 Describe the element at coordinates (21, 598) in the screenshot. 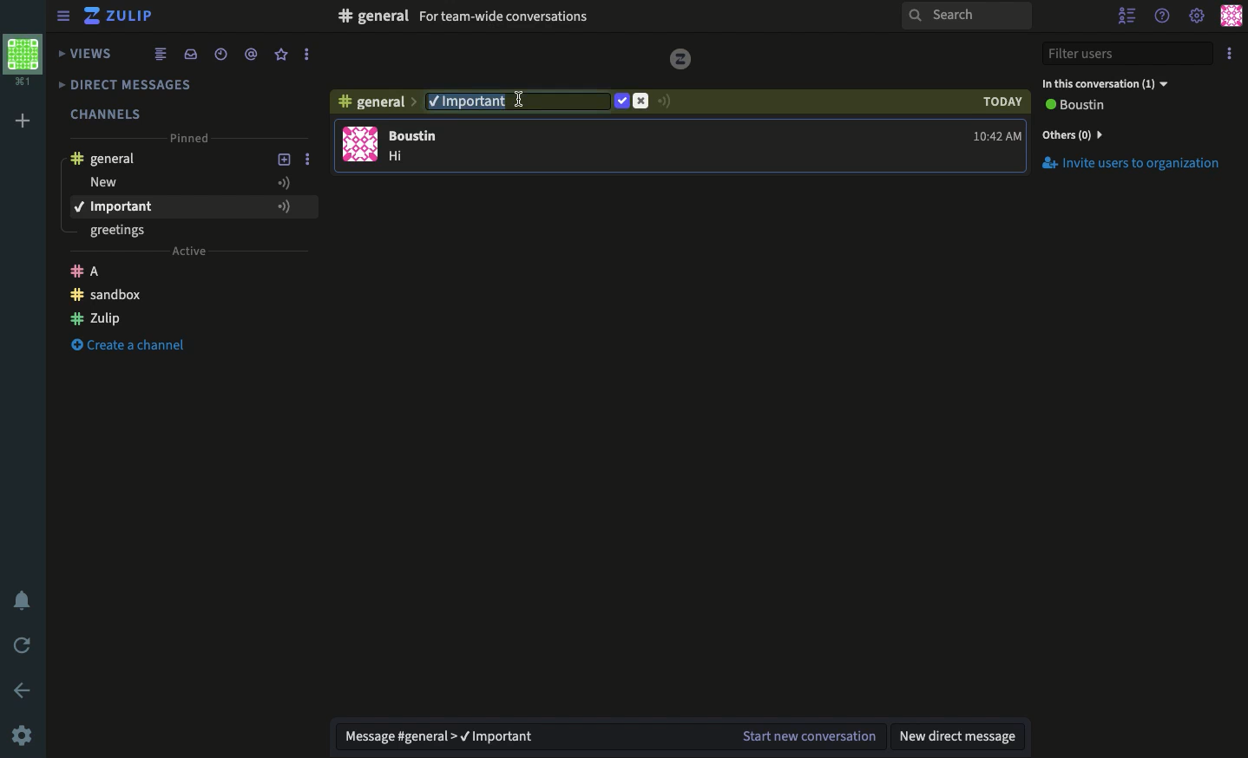

I see `Notification` at that location.